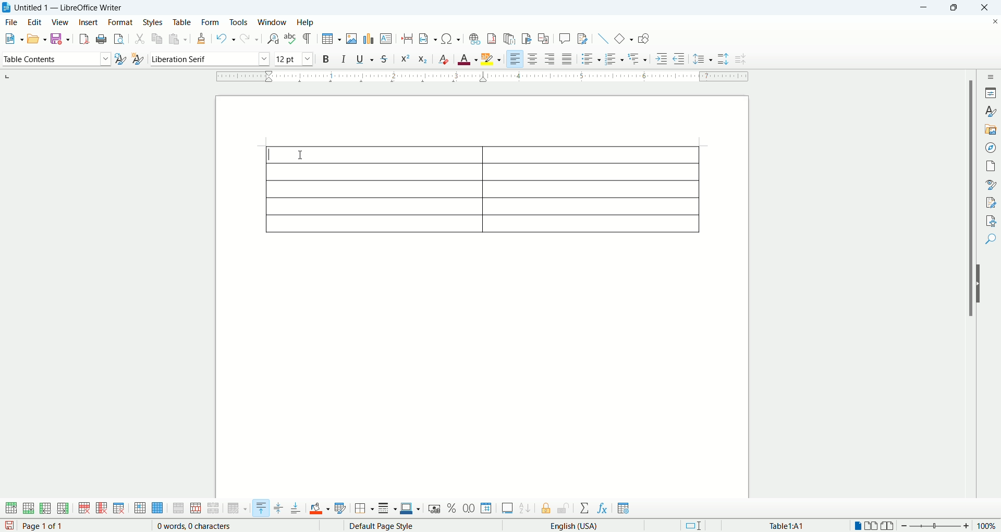 The width and height of the screenshot is (1001, 532). Describe the element at coordinates (857, 526) in the screenshot. I see `single page view` at that location.